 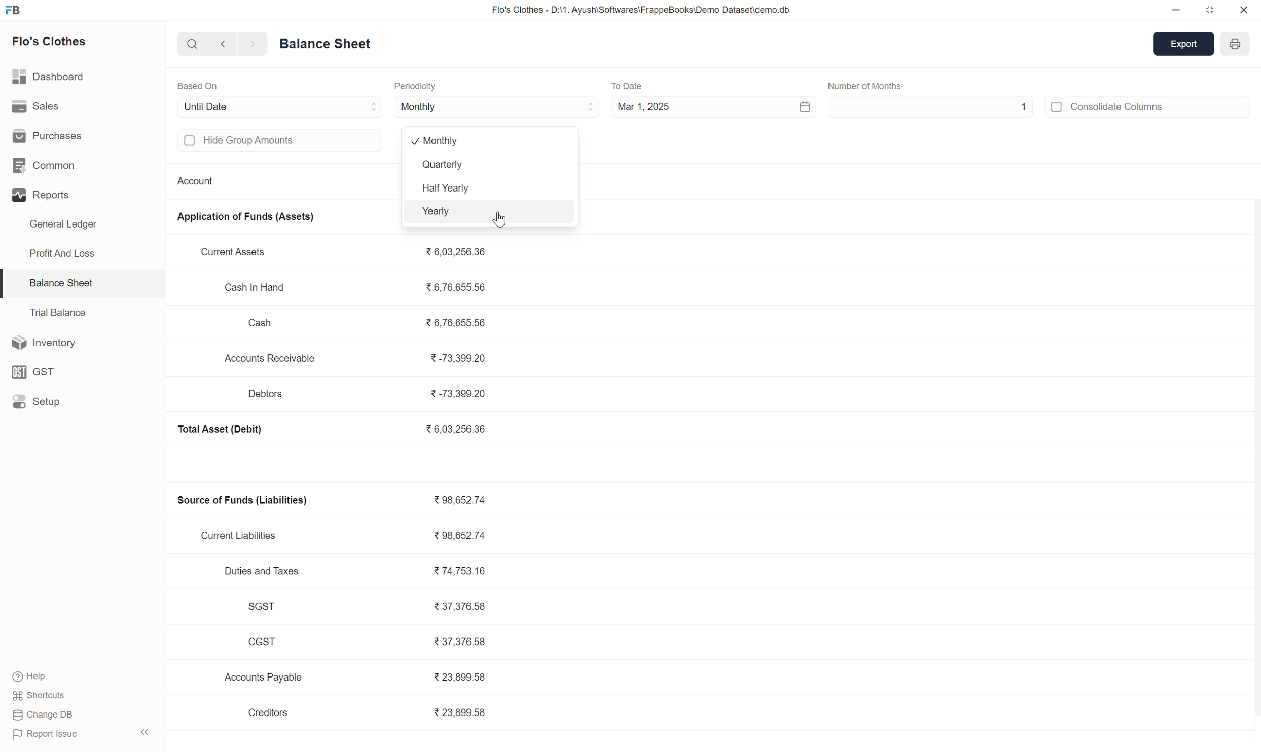 I want to click on maximize, so click(x=1209, y=10).